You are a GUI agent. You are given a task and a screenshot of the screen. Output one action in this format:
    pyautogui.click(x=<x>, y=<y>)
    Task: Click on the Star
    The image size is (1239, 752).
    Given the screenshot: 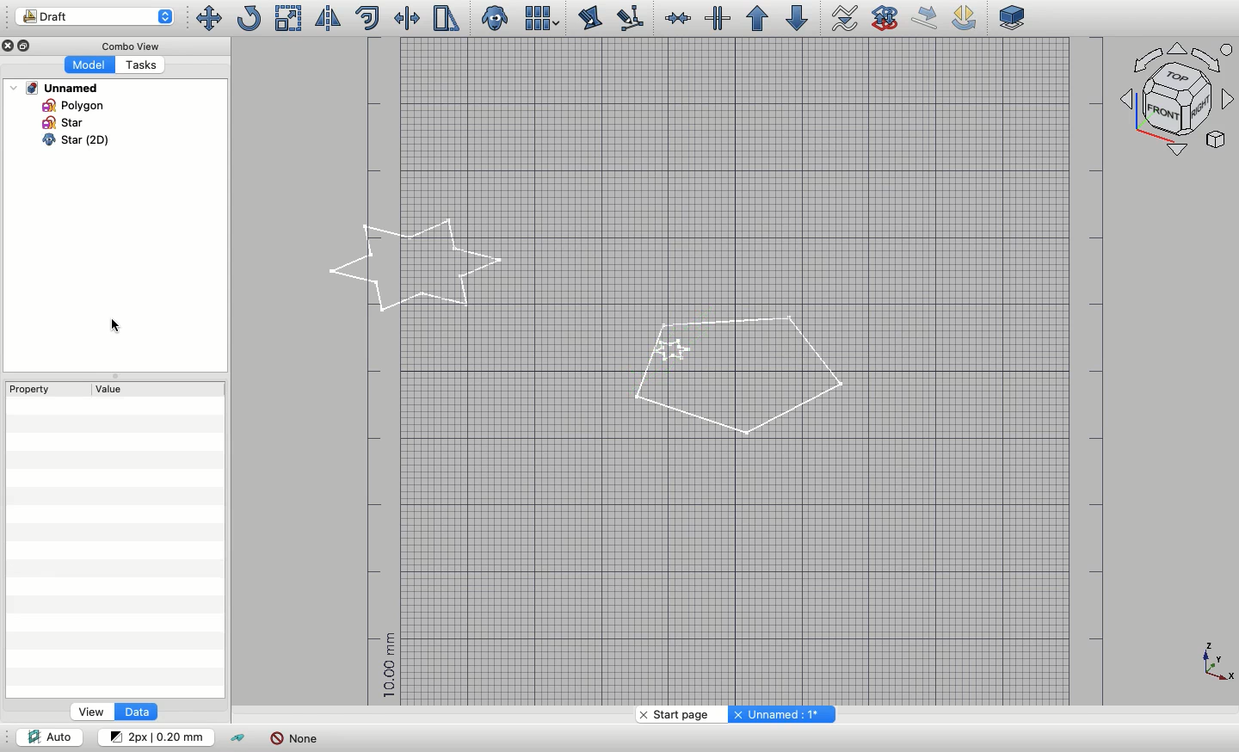 What is the action you would take?
    pyautogui.click(x=65, y=122)
    